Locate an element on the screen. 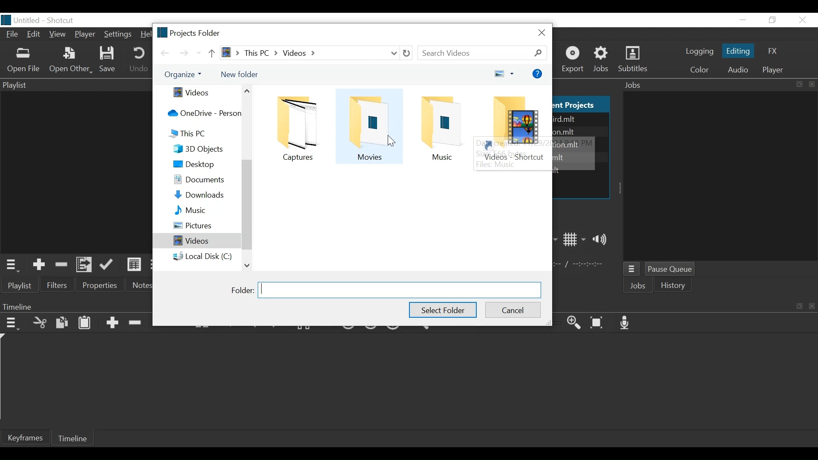 Image resolution: width=818 pixels, height=460 pixels. Undo is located at coordinates (139, 61).